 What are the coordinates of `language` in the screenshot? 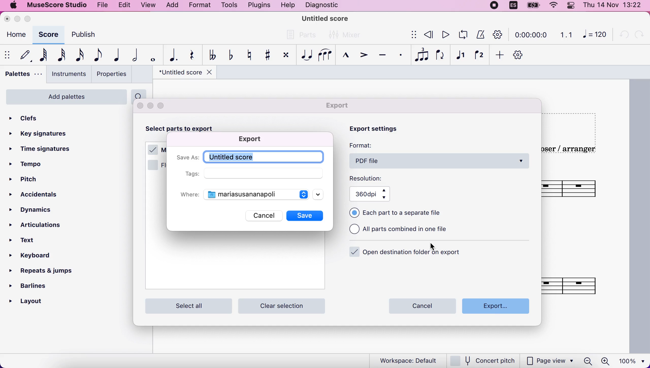 It's located at (511, 6).